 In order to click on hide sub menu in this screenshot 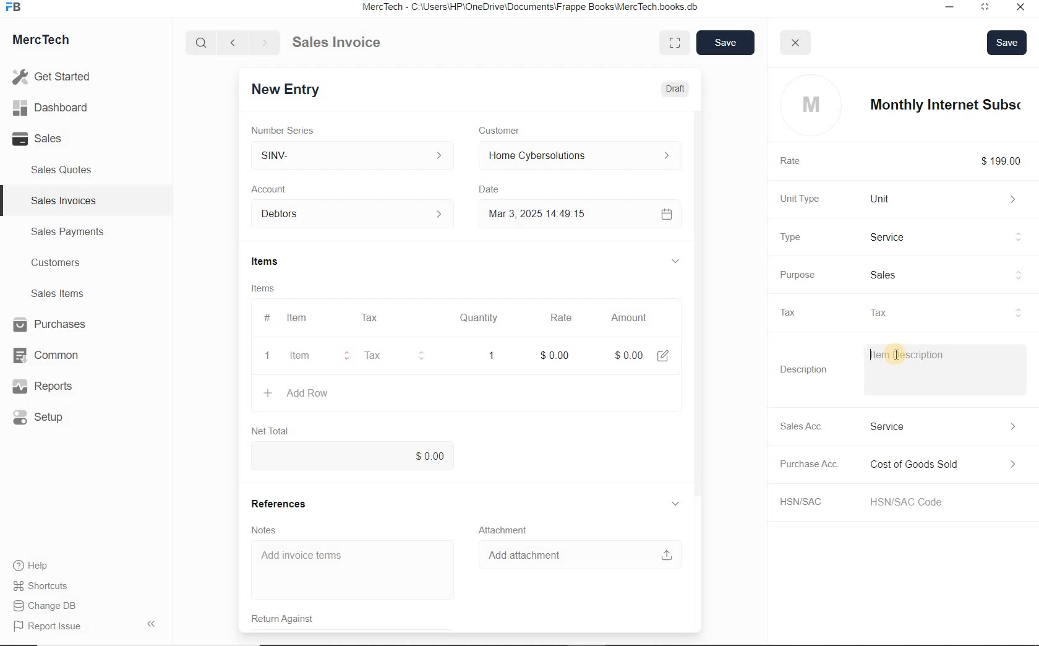, I will do `click(675, 262)`.